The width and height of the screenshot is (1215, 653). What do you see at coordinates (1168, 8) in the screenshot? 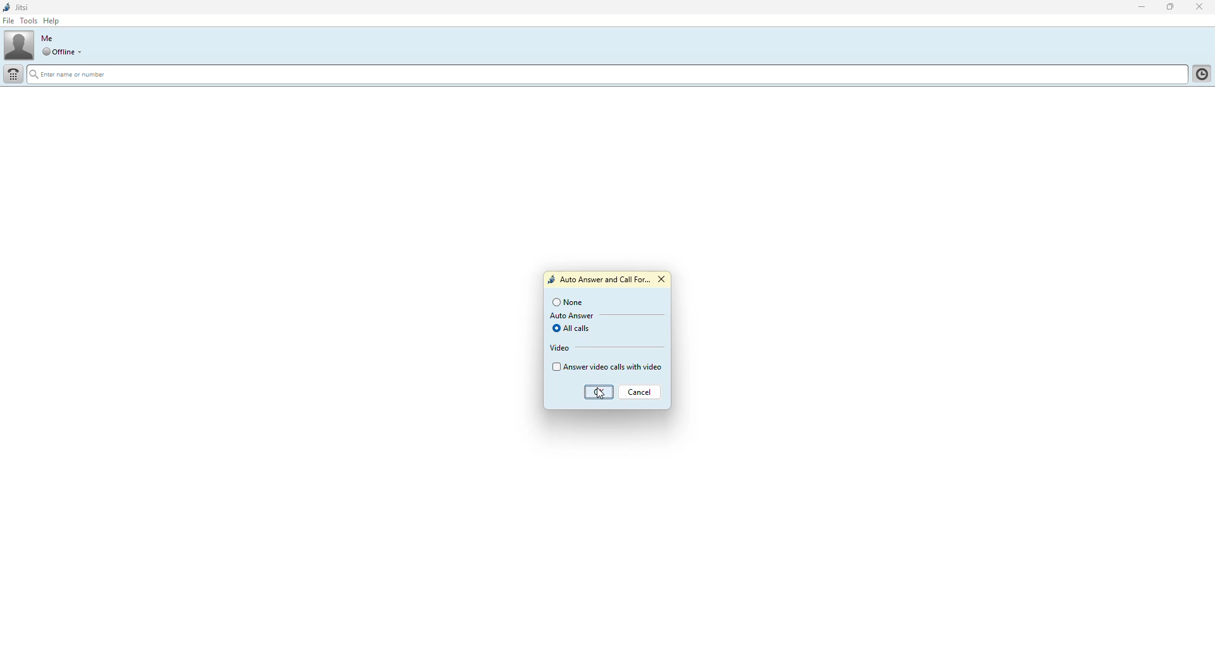
I see `maximize` at bounding box center [1168, 8].